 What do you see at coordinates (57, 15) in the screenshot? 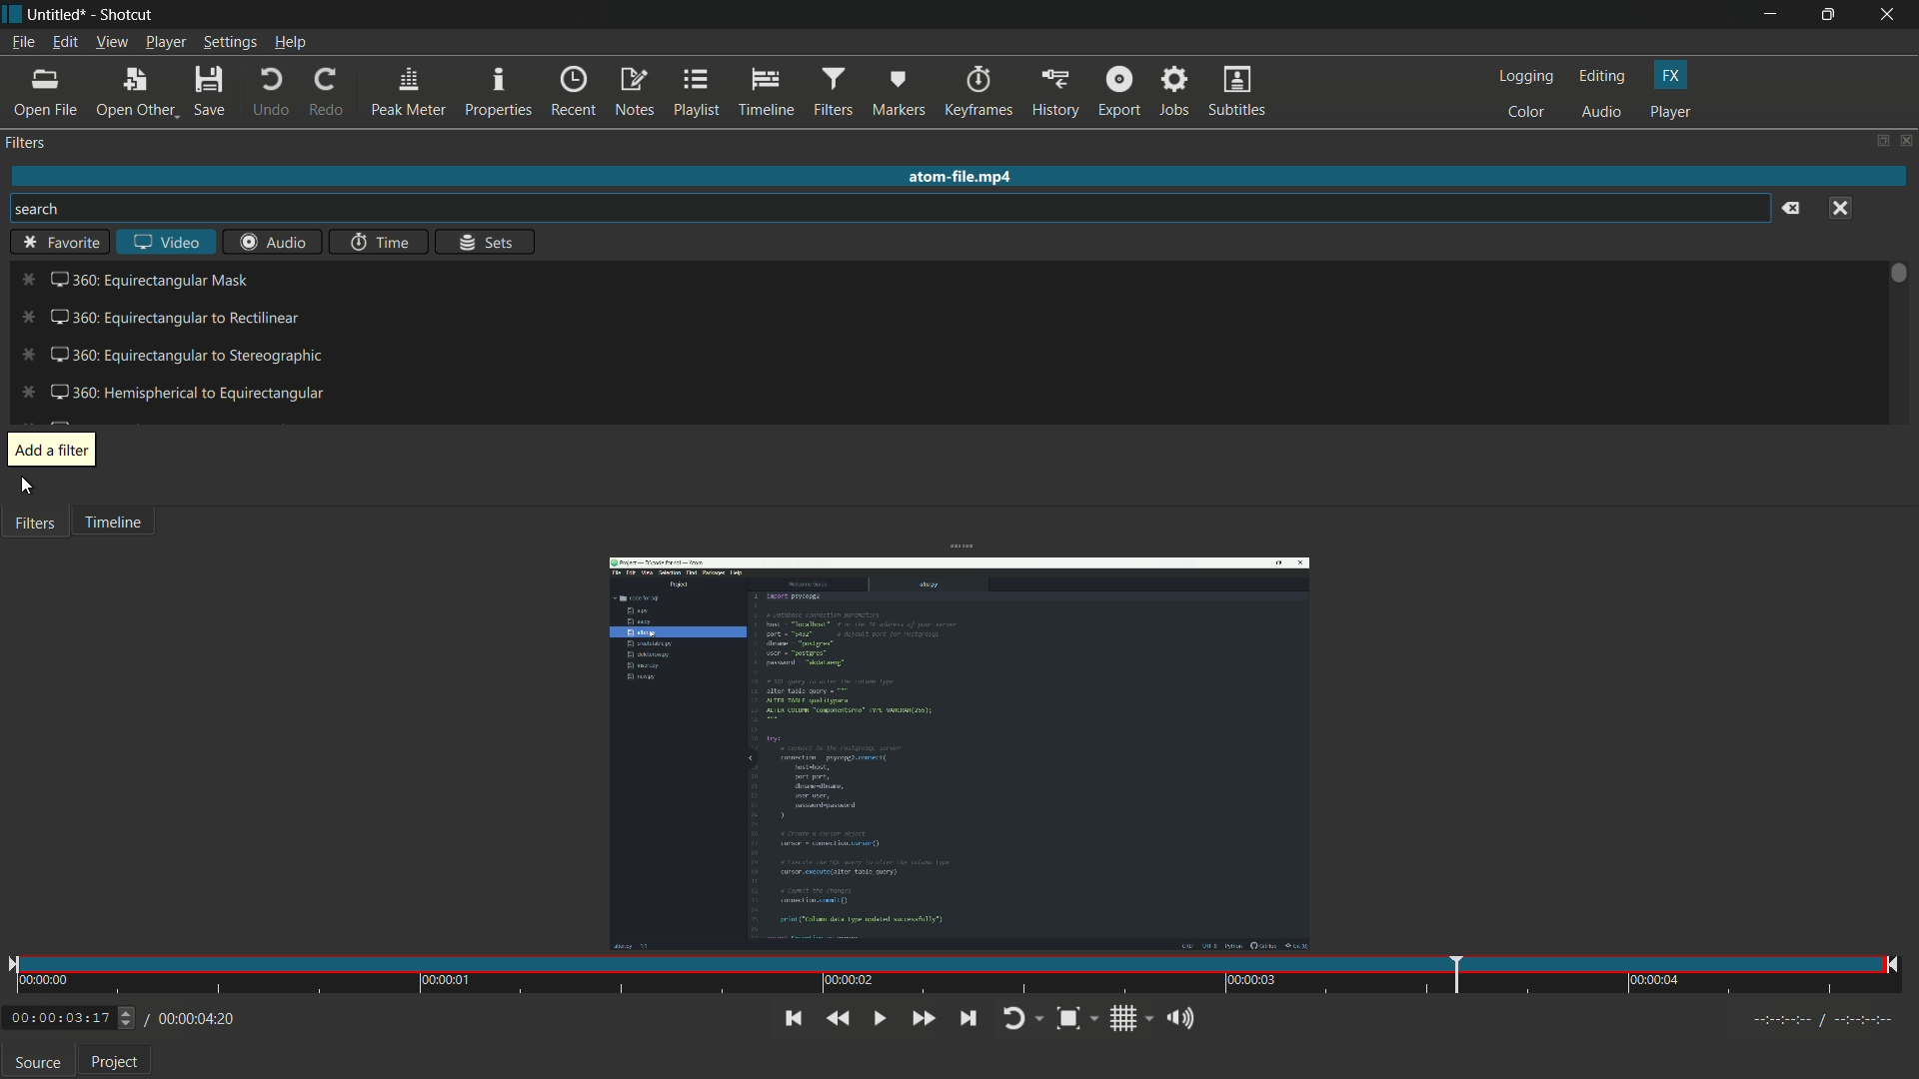
I see `untitled` at bounding box center [57, 15].